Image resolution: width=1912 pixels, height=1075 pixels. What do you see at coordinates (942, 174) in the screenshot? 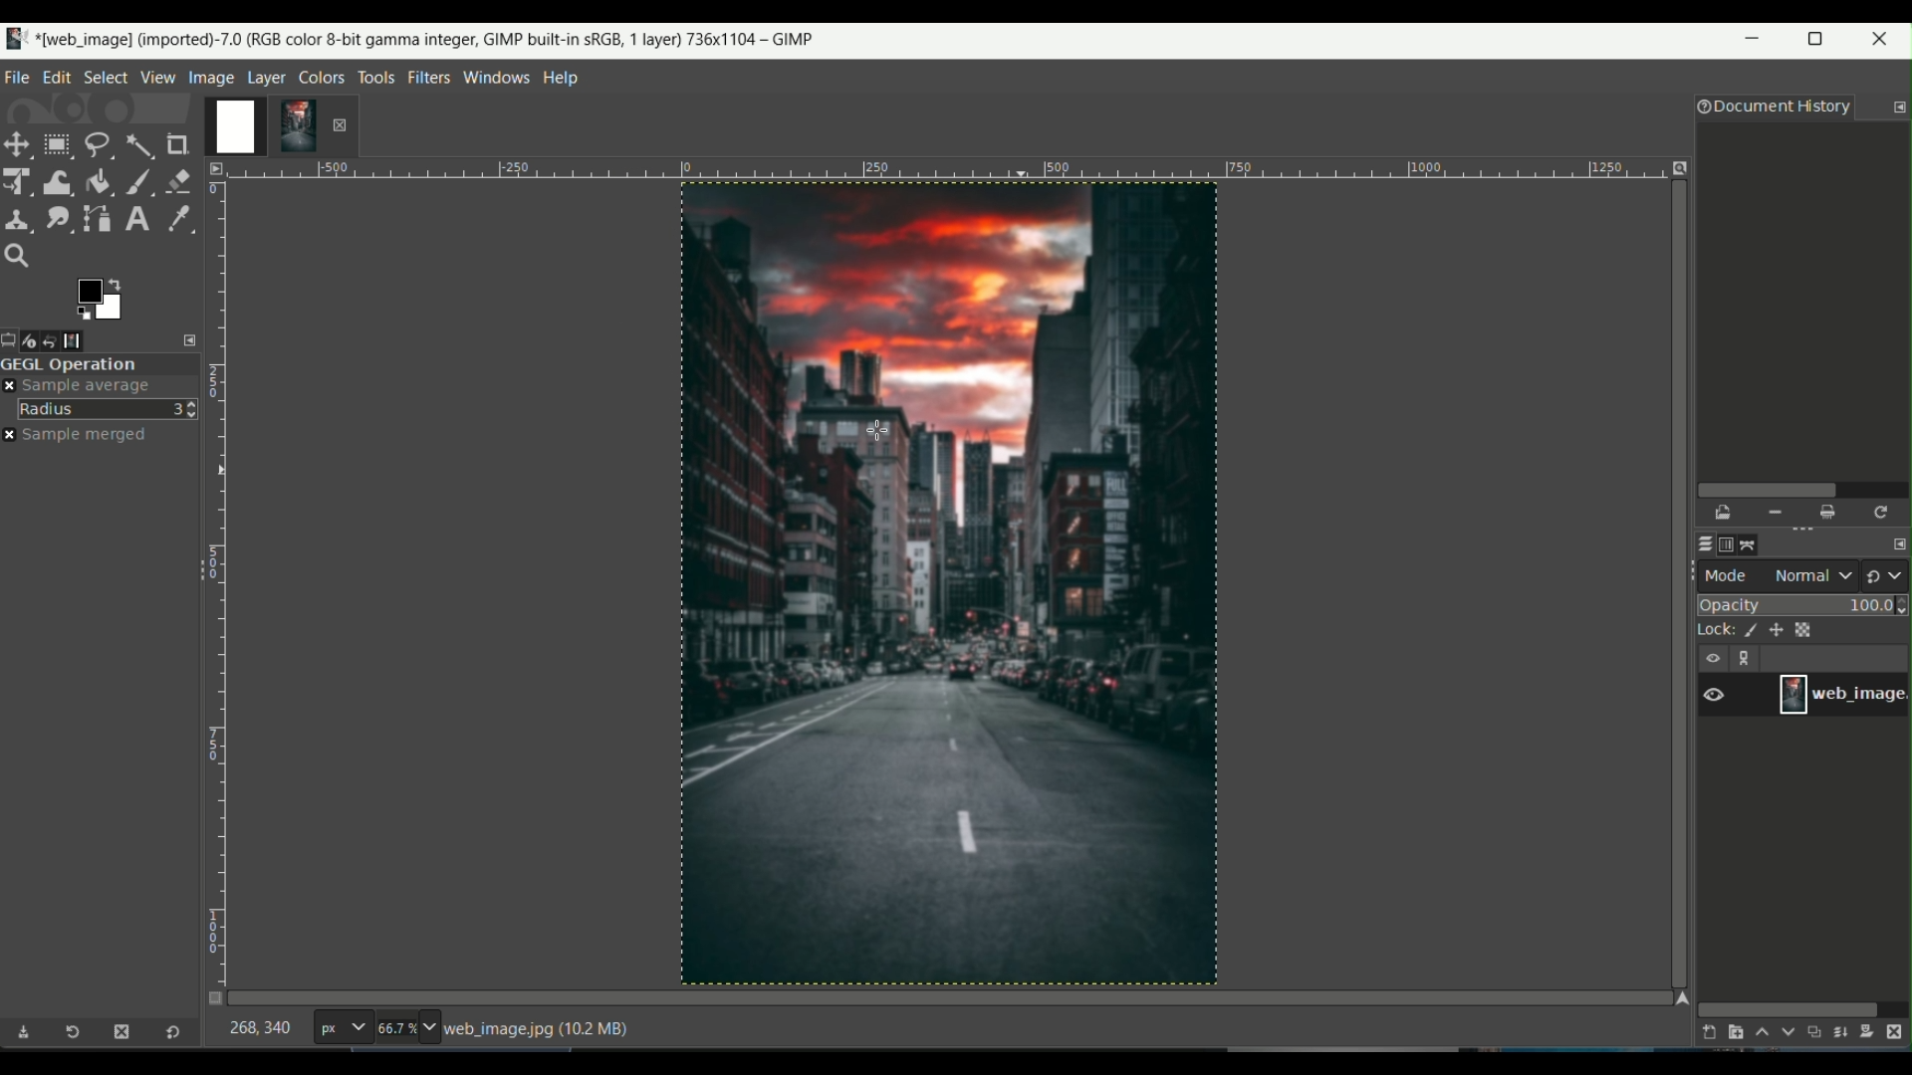
I see `width measuring scale` at bounding box center [942, 174].